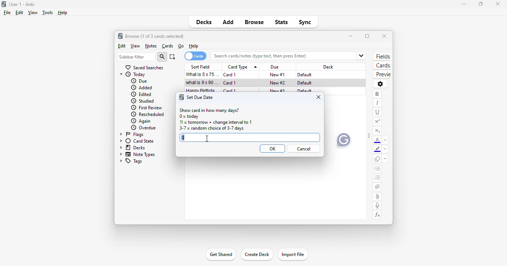 Image resolution: width=507 pixels, height=266 pixels. Describe the element at coordinates (481, 4) in the screenshot. I see `maximize` at that location.